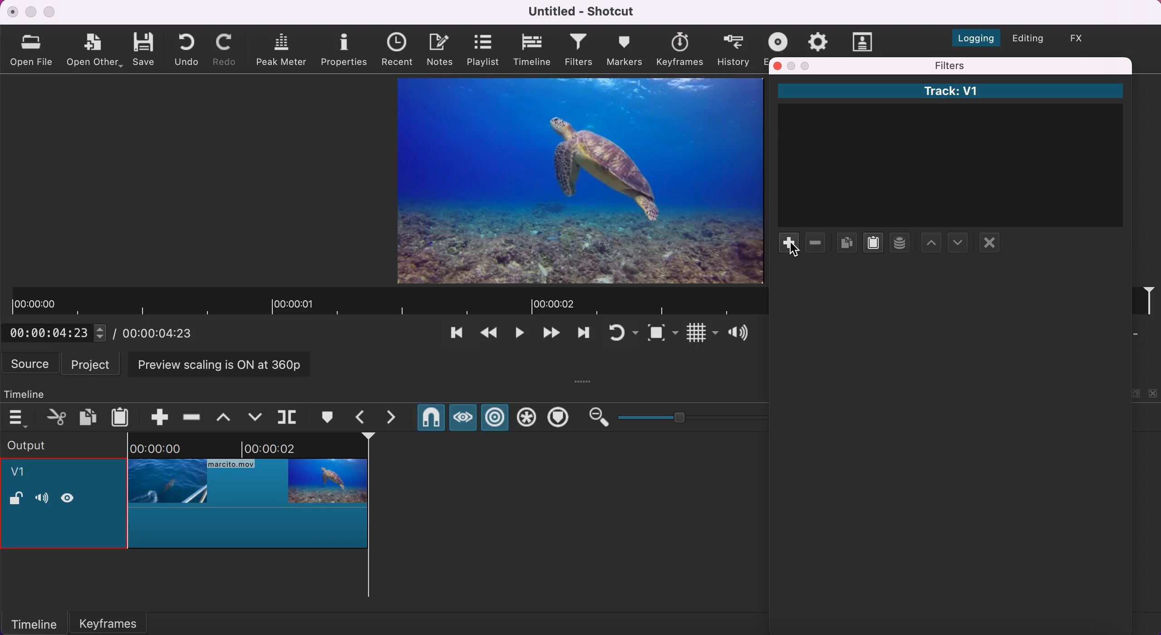  I want to click on zoom graduation, so click(705, 418).